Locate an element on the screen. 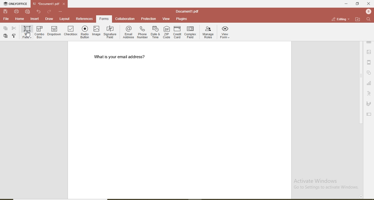  dropdown is located at coordinates (54, 32).